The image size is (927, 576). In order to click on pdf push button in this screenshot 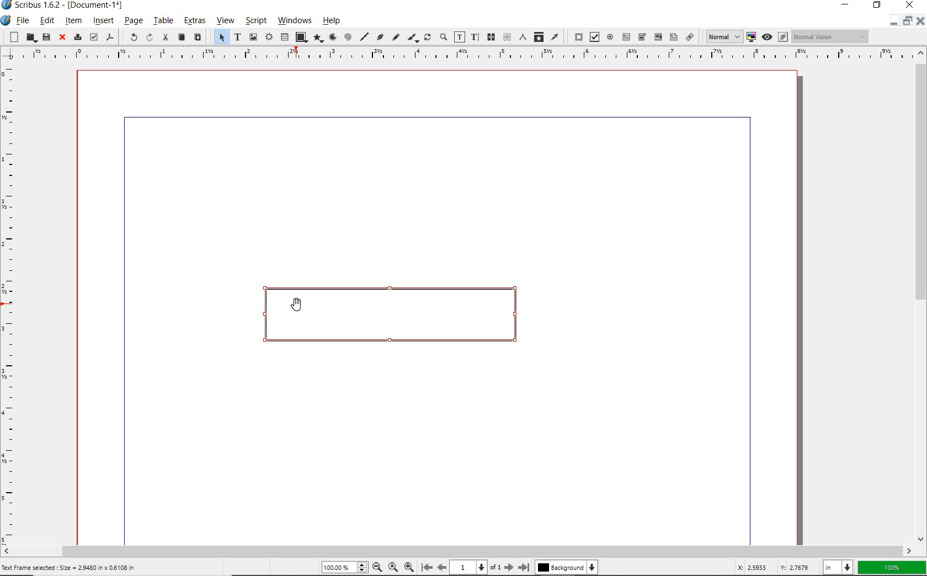, I will do `click(576, 37)`.